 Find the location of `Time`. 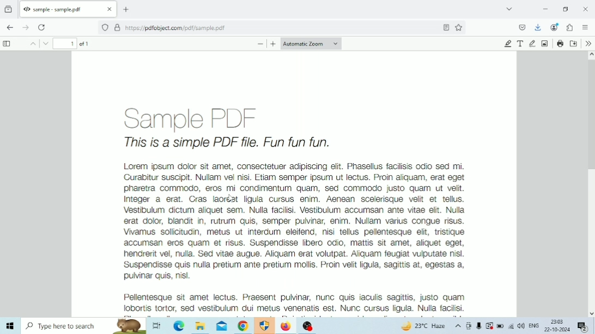

Time is located at coordinates (556, 321).